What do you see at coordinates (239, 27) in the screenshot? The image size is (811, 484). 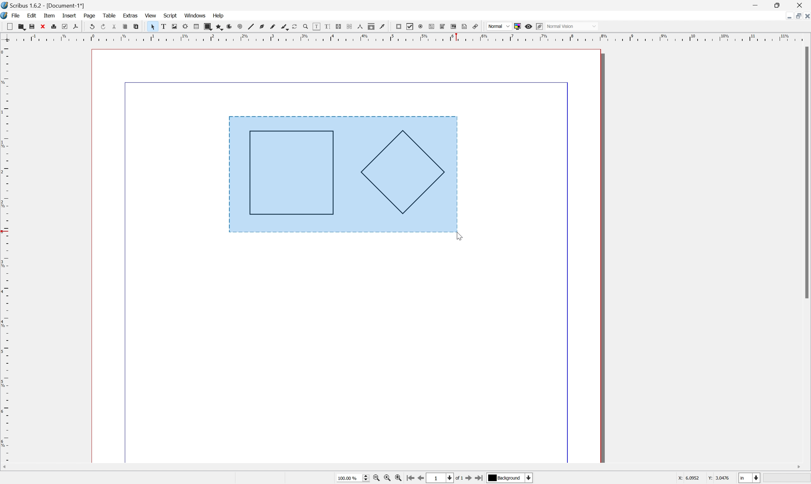 I see `spiral` at bounding box center [239, 27].